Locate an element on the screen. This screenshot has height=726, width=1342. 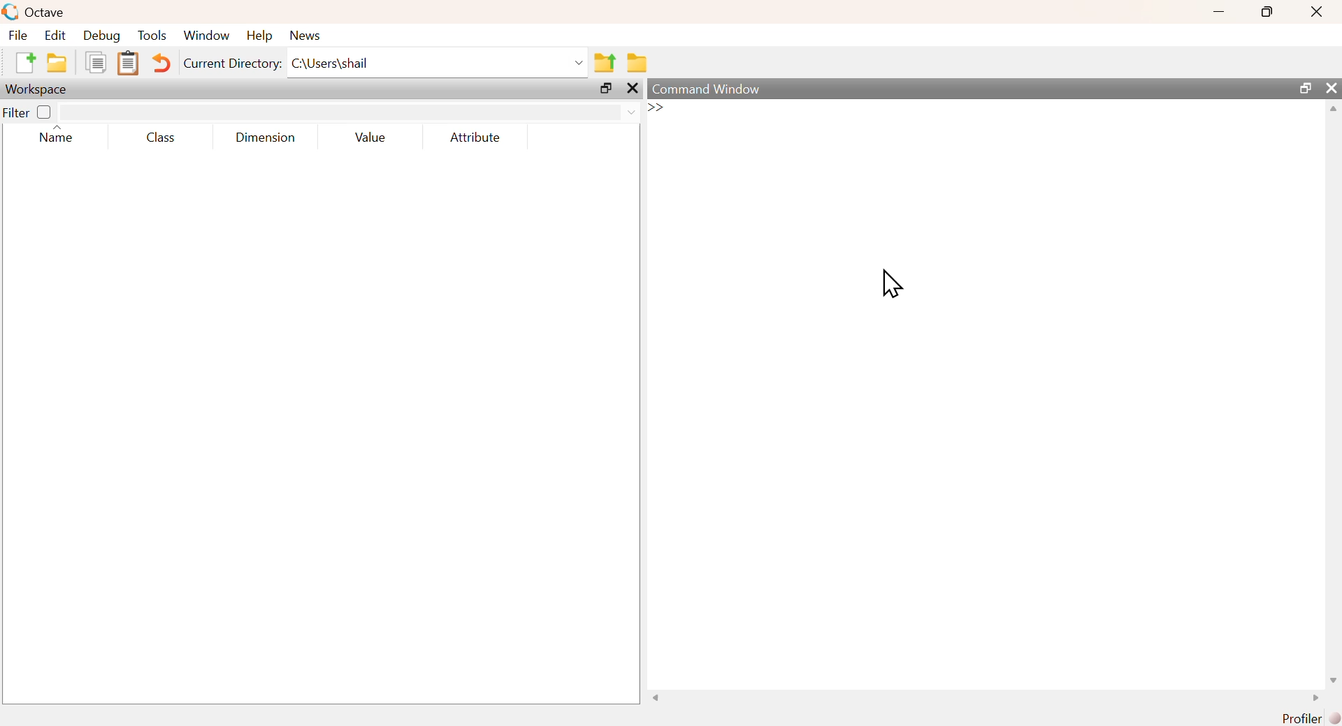
Edit is located at coordinates (55, 36).